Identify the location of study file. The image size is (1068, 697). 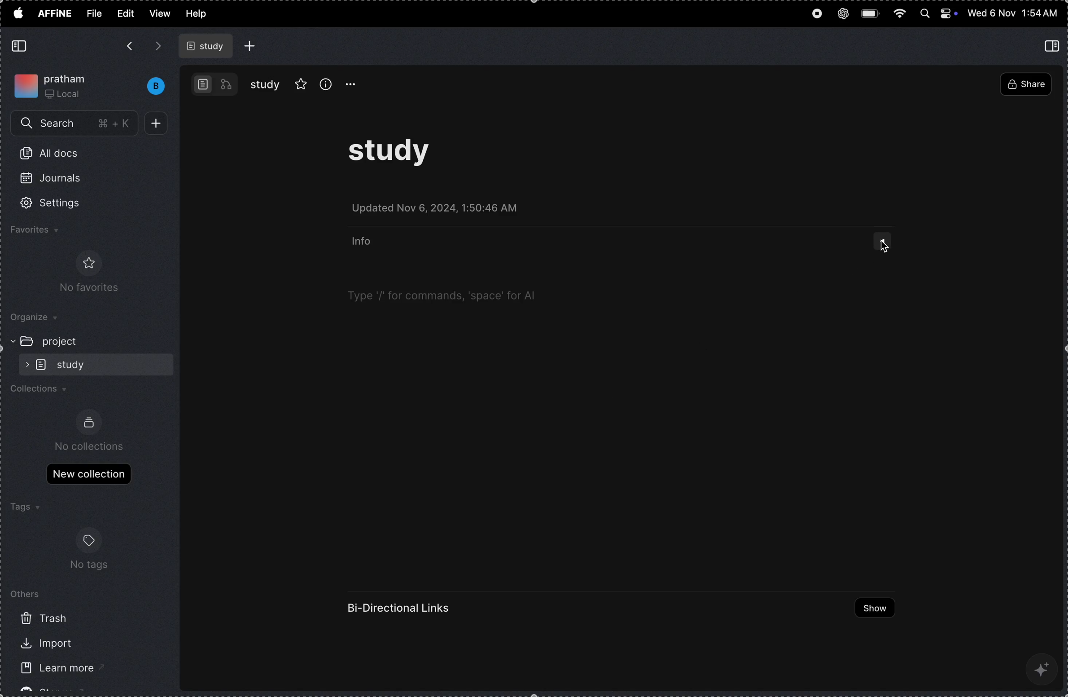
(207, 46).